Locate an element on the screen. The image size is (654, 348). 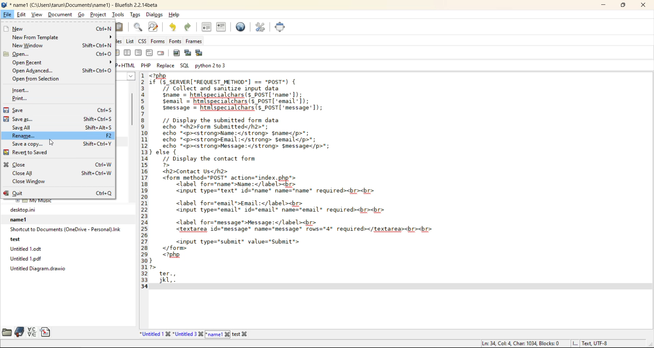
revert to saved is located at coordinates (30, 153).